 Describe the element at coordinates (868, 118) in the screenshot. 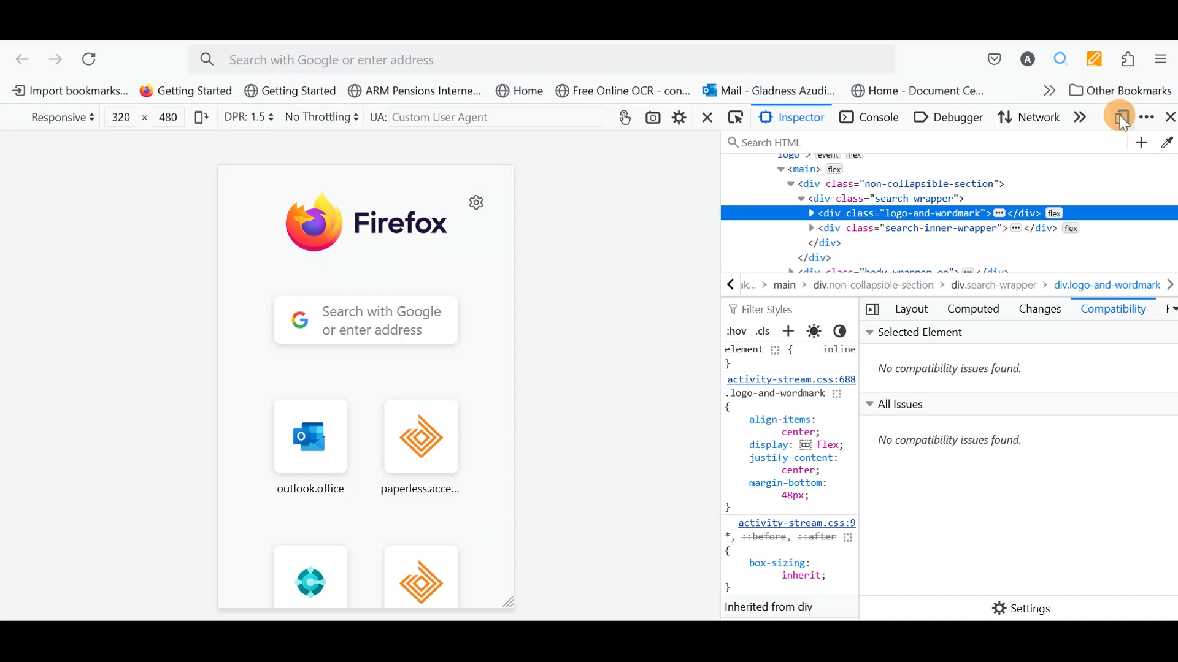

I see `Console` at that location.